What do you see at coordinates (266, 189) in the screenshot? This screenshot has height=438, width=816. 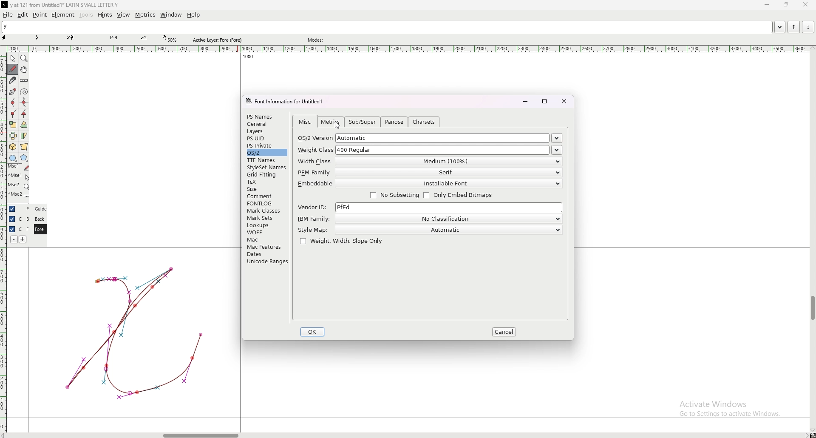 I see `size` at bounding box center [266, 189].